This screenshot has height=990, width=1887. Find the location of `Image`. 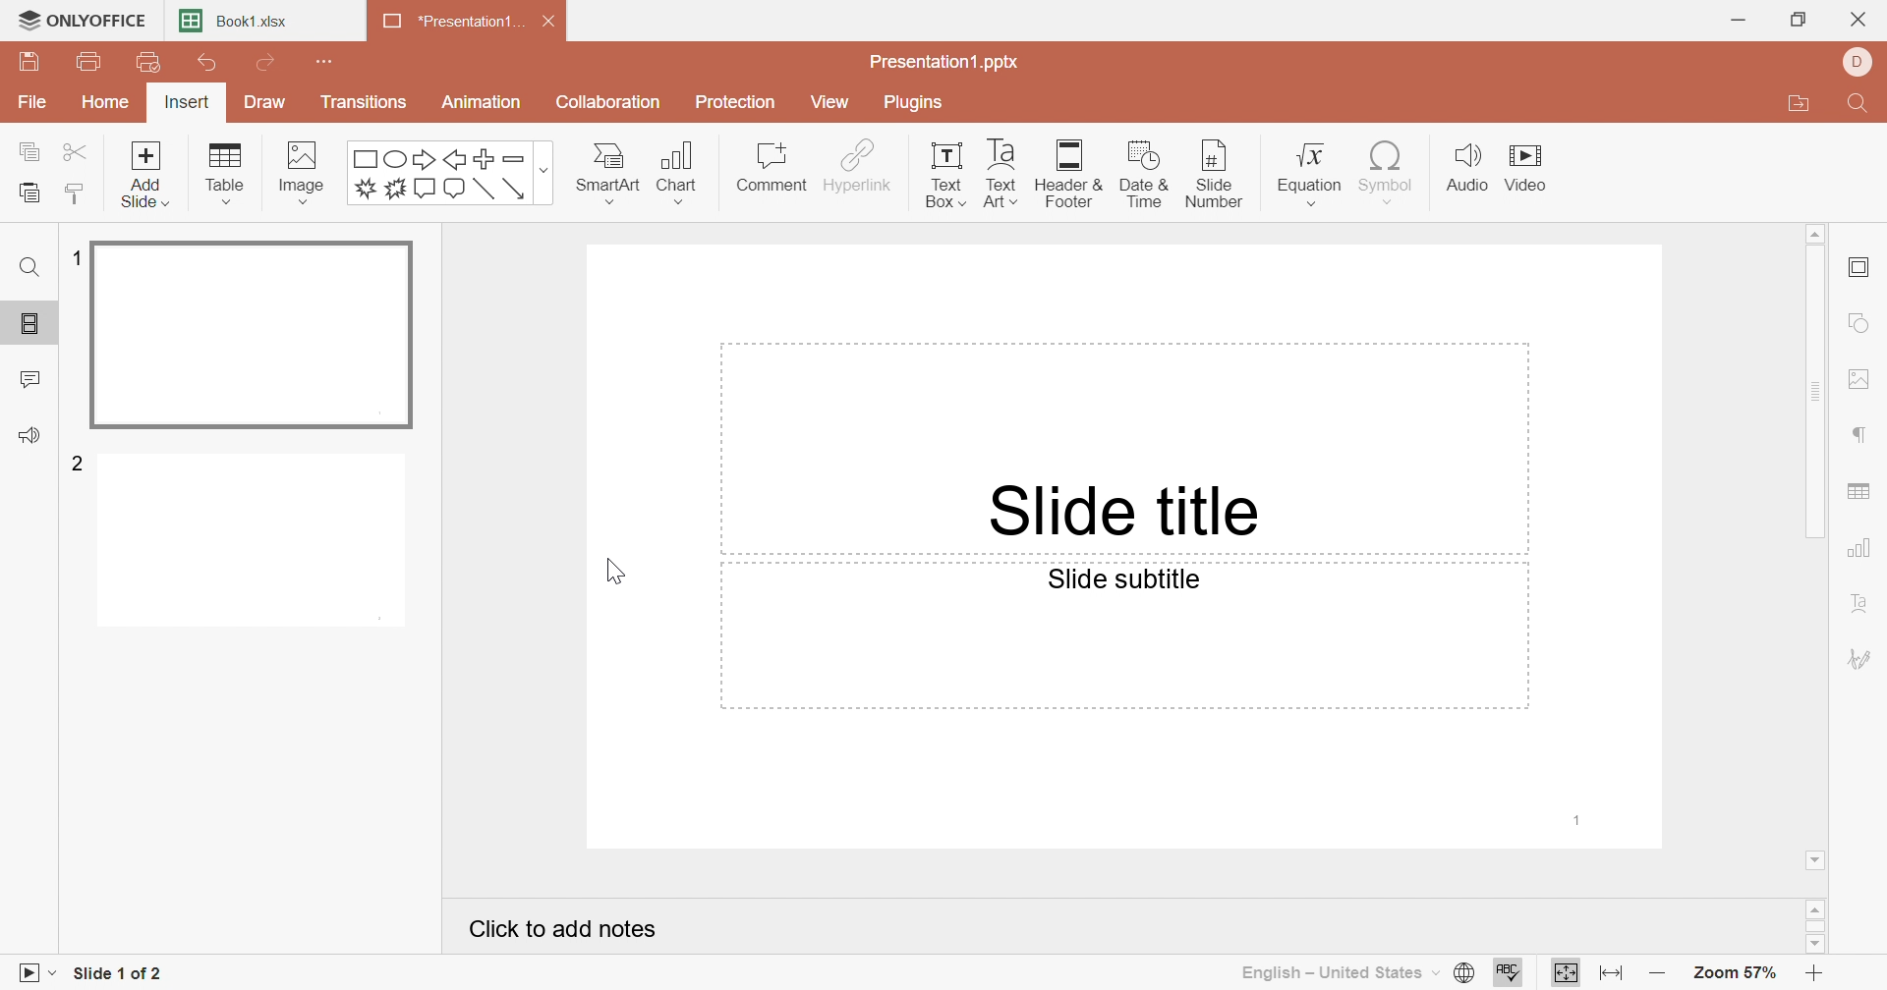

Image is located at coordinates (309, 173).